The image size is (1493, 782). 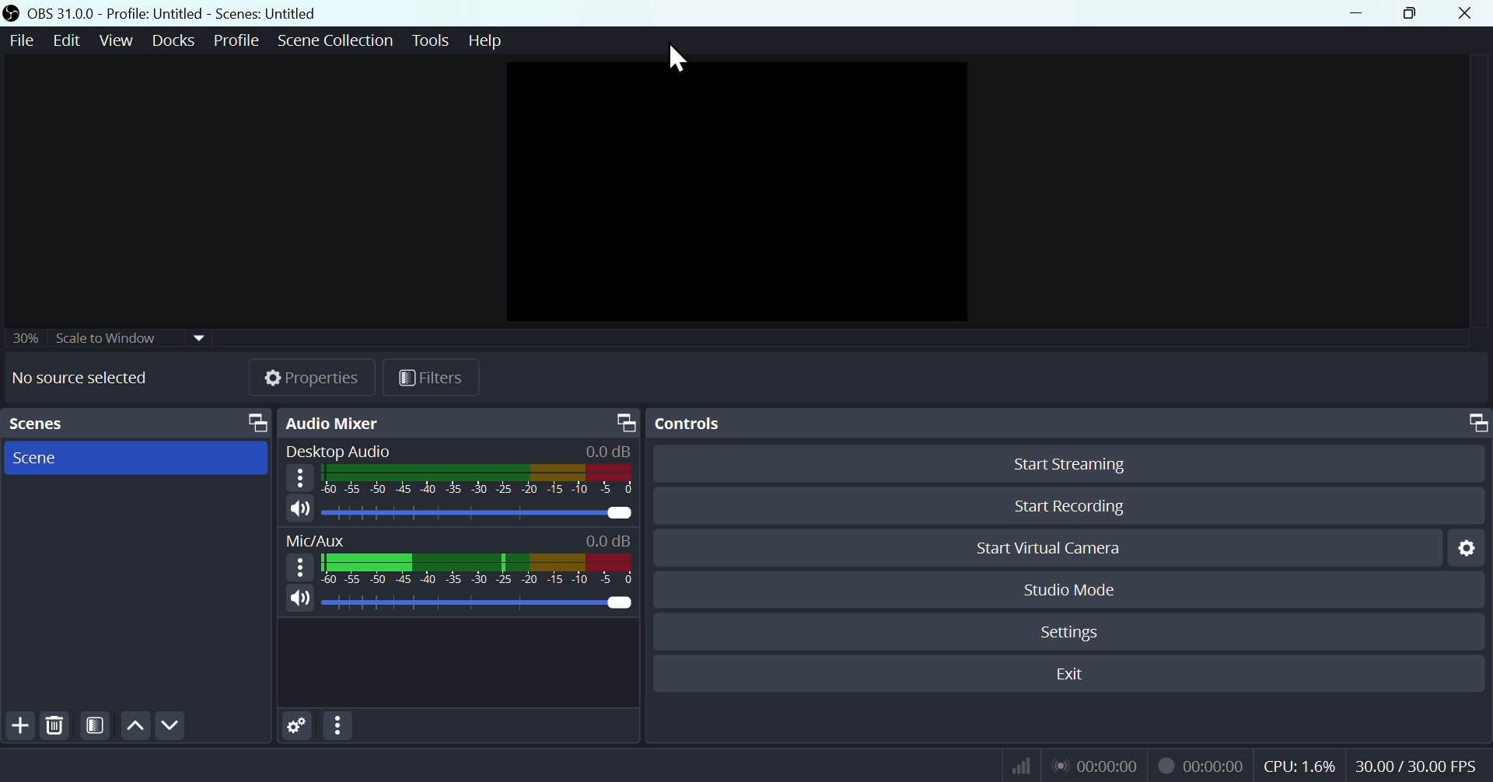 I want to click on Bitrate, so click(x=1019, y=766).